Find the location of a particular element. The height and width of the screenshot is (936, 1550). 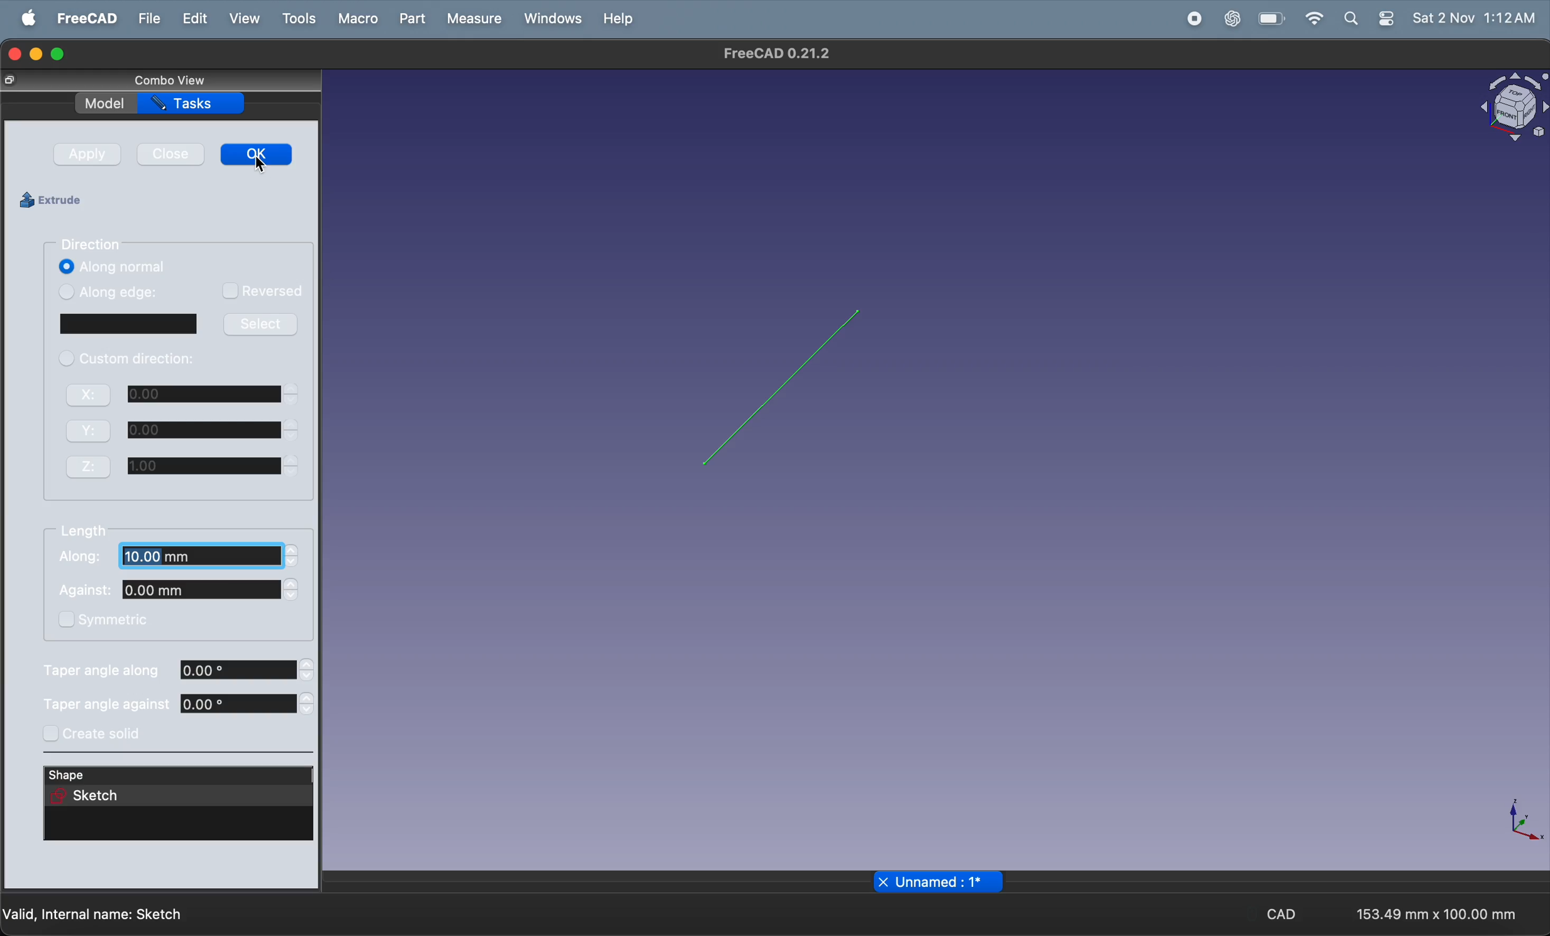

marco is located at coordinates (358, 20).